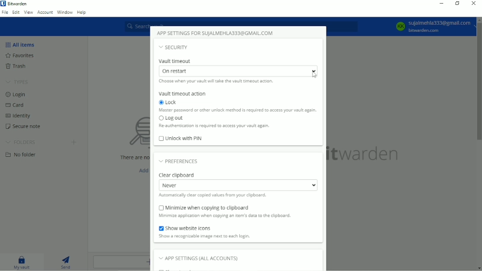 This screenshot has width=482, height=271. I want to click on Account, so click(45, 13).